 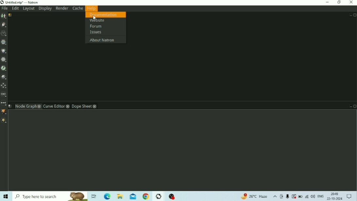 I want to click on Website, so click(x=97, y=21).